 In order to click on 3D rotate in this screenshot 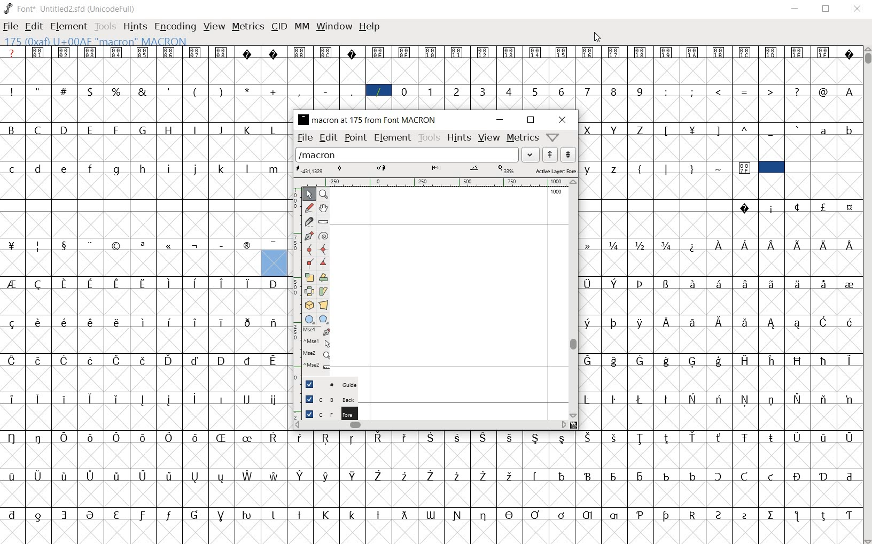, I will do `click(309, 304)`.